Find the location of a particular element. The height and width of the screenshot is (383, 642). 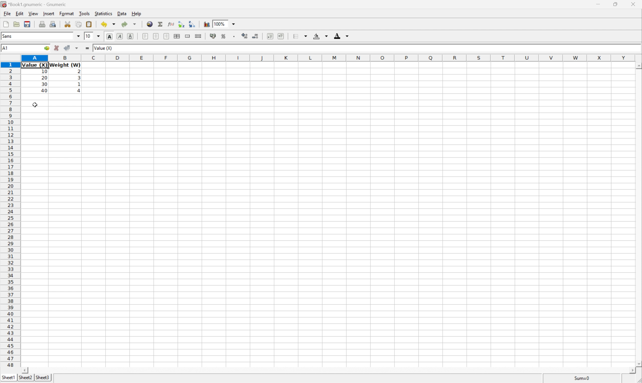

Decrease the number of decimals displayed is located at coordinates (256, 36).